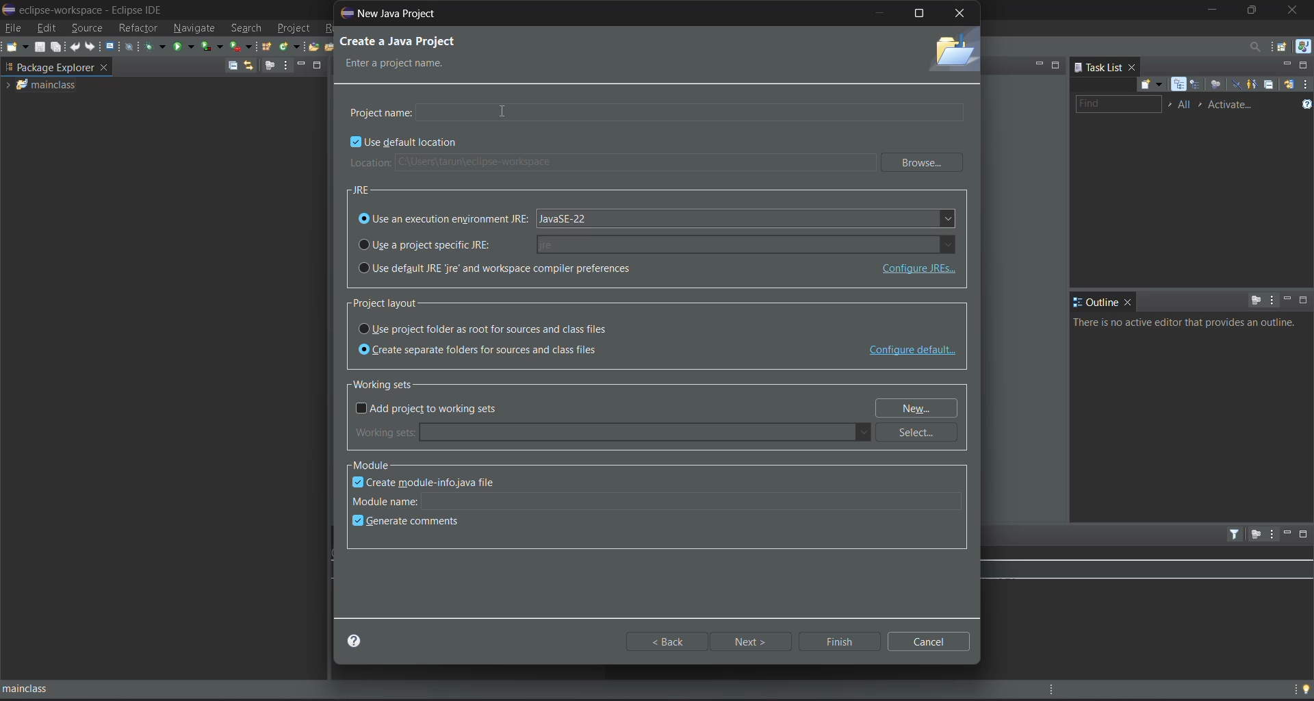 This screenshot has height=701, width=1314. I want to click on debug, so click(155, 46).